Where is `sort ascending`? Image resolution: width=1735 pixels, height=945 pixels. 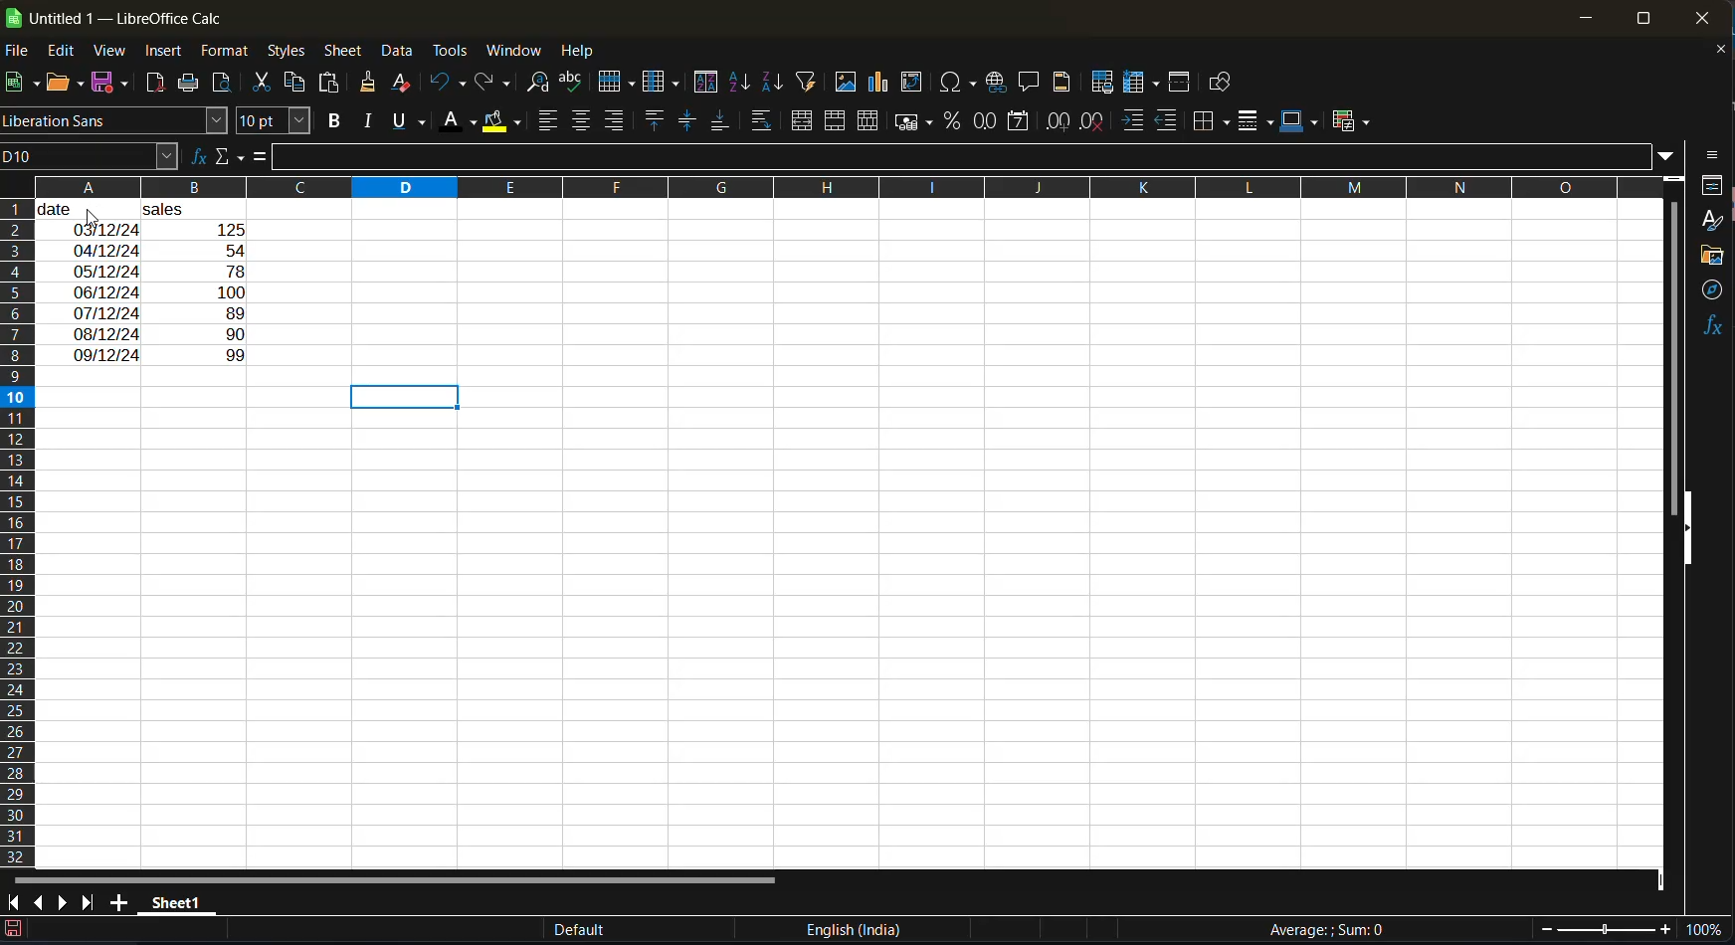
sort ascending is located at coordinates (742, 83).